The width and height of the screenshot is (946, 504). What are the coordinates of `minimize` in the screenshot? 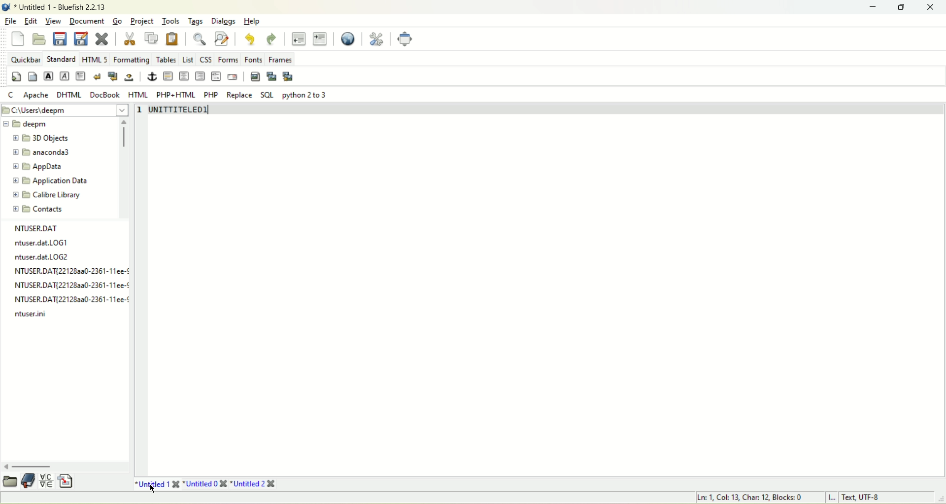 It's located at (874, 6).